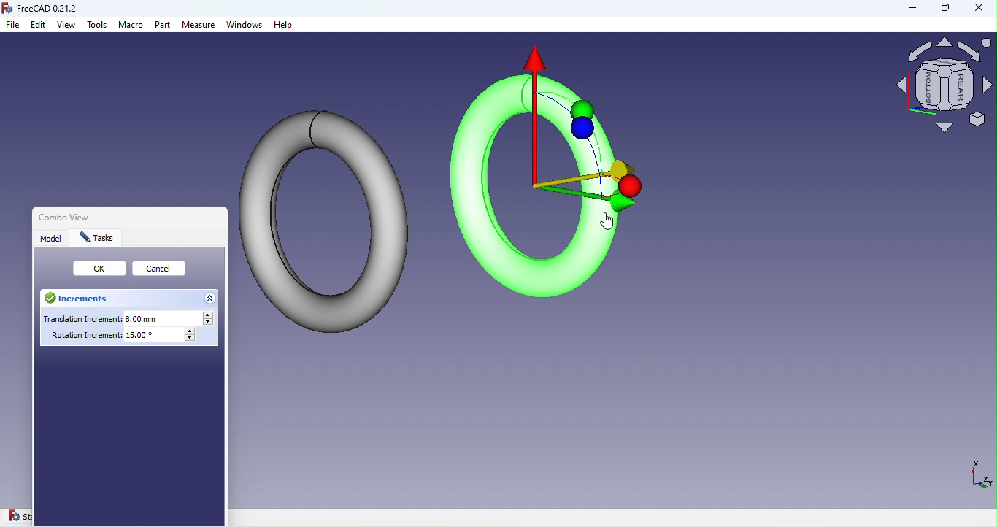 The image size is (997, 527). I want to click on Decrease rotation increment, so click(191, 339).